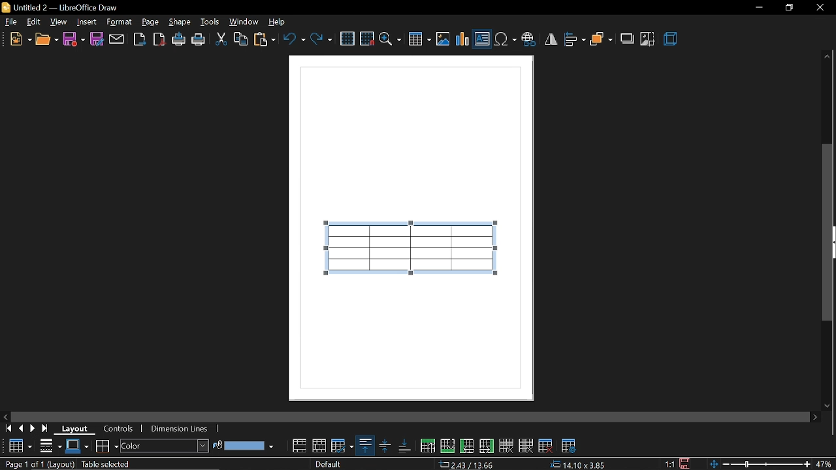 Image resolution: width=836 pixels, height=470 pixels. Describe the element at coordinates (121, 430) in the screenshot. I see `controls` at that location.